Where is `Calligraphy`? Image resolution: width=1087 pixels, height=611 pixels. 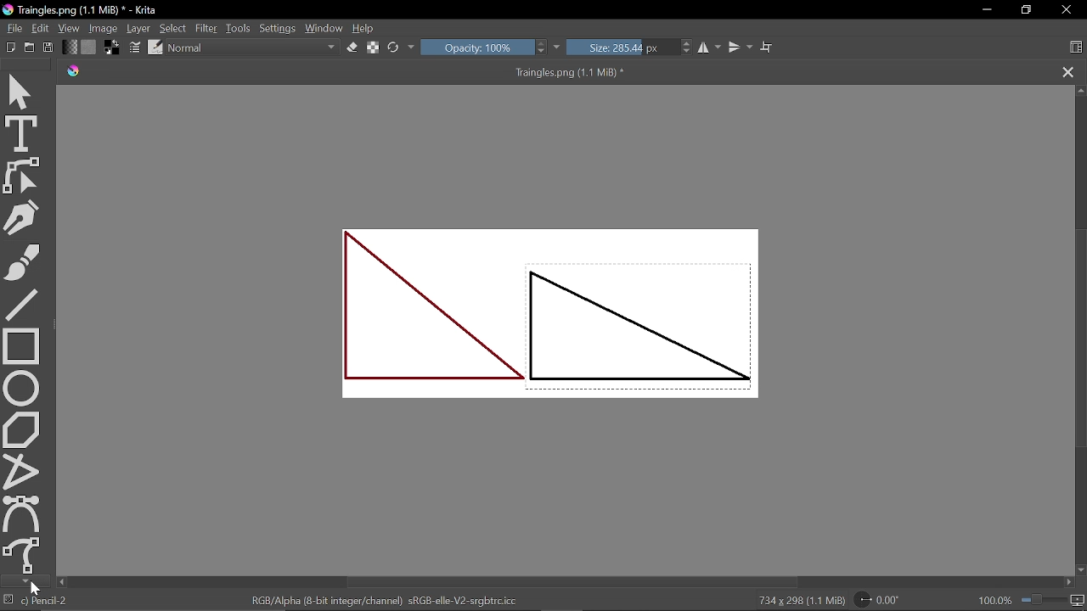
Calligraphy is located at coordinates (25, 216).